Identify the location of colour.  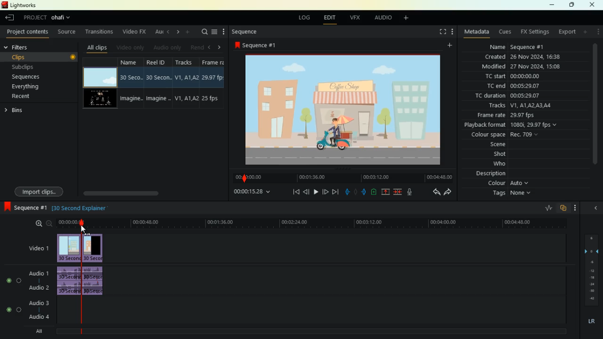
(506, 183).